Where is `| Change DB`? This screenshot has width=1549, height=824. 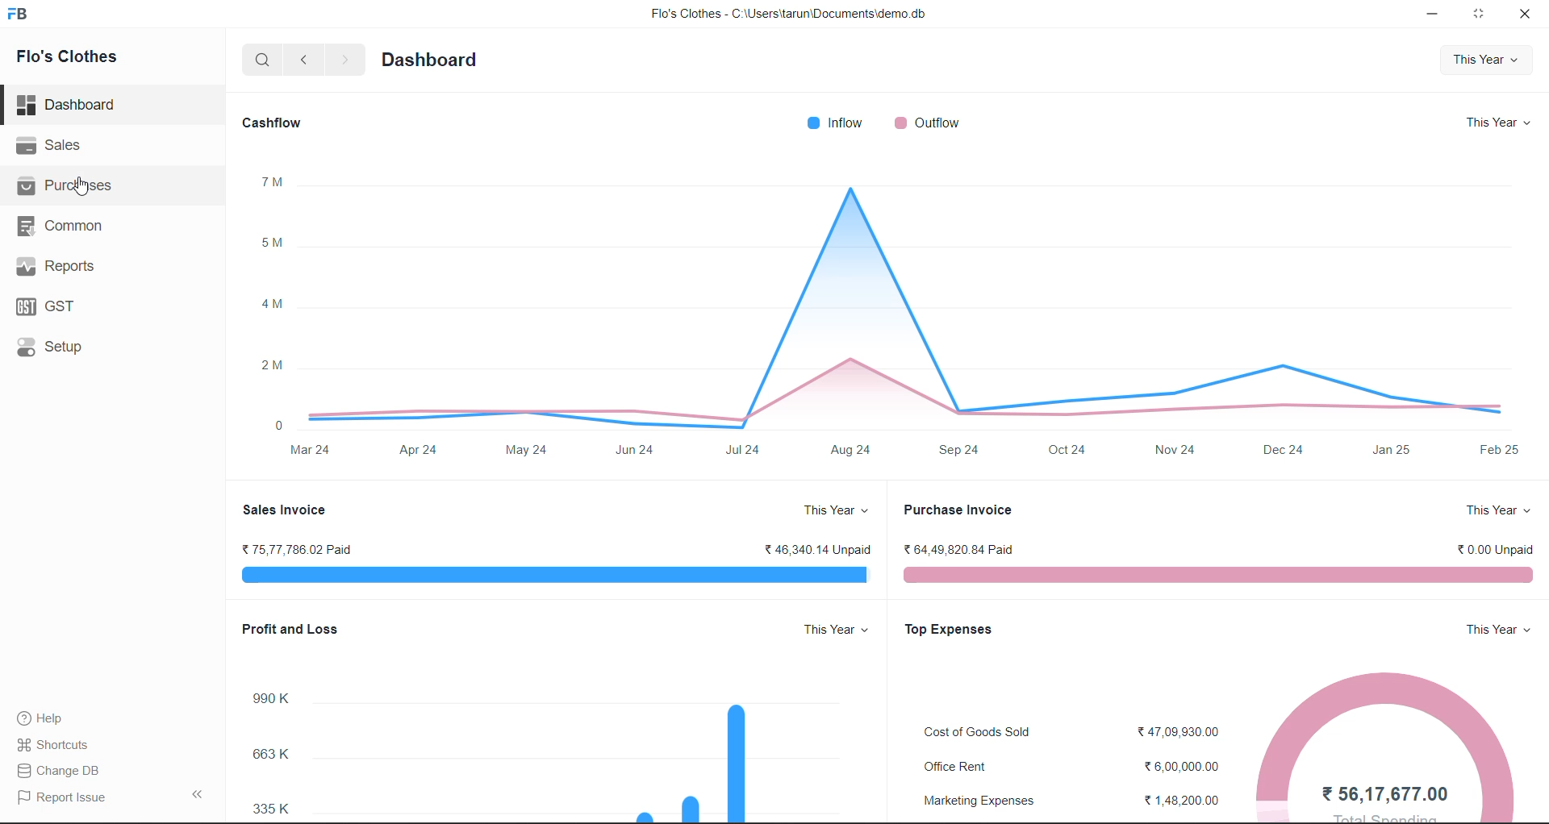
| Change DB is located at coordinates (62, 770).